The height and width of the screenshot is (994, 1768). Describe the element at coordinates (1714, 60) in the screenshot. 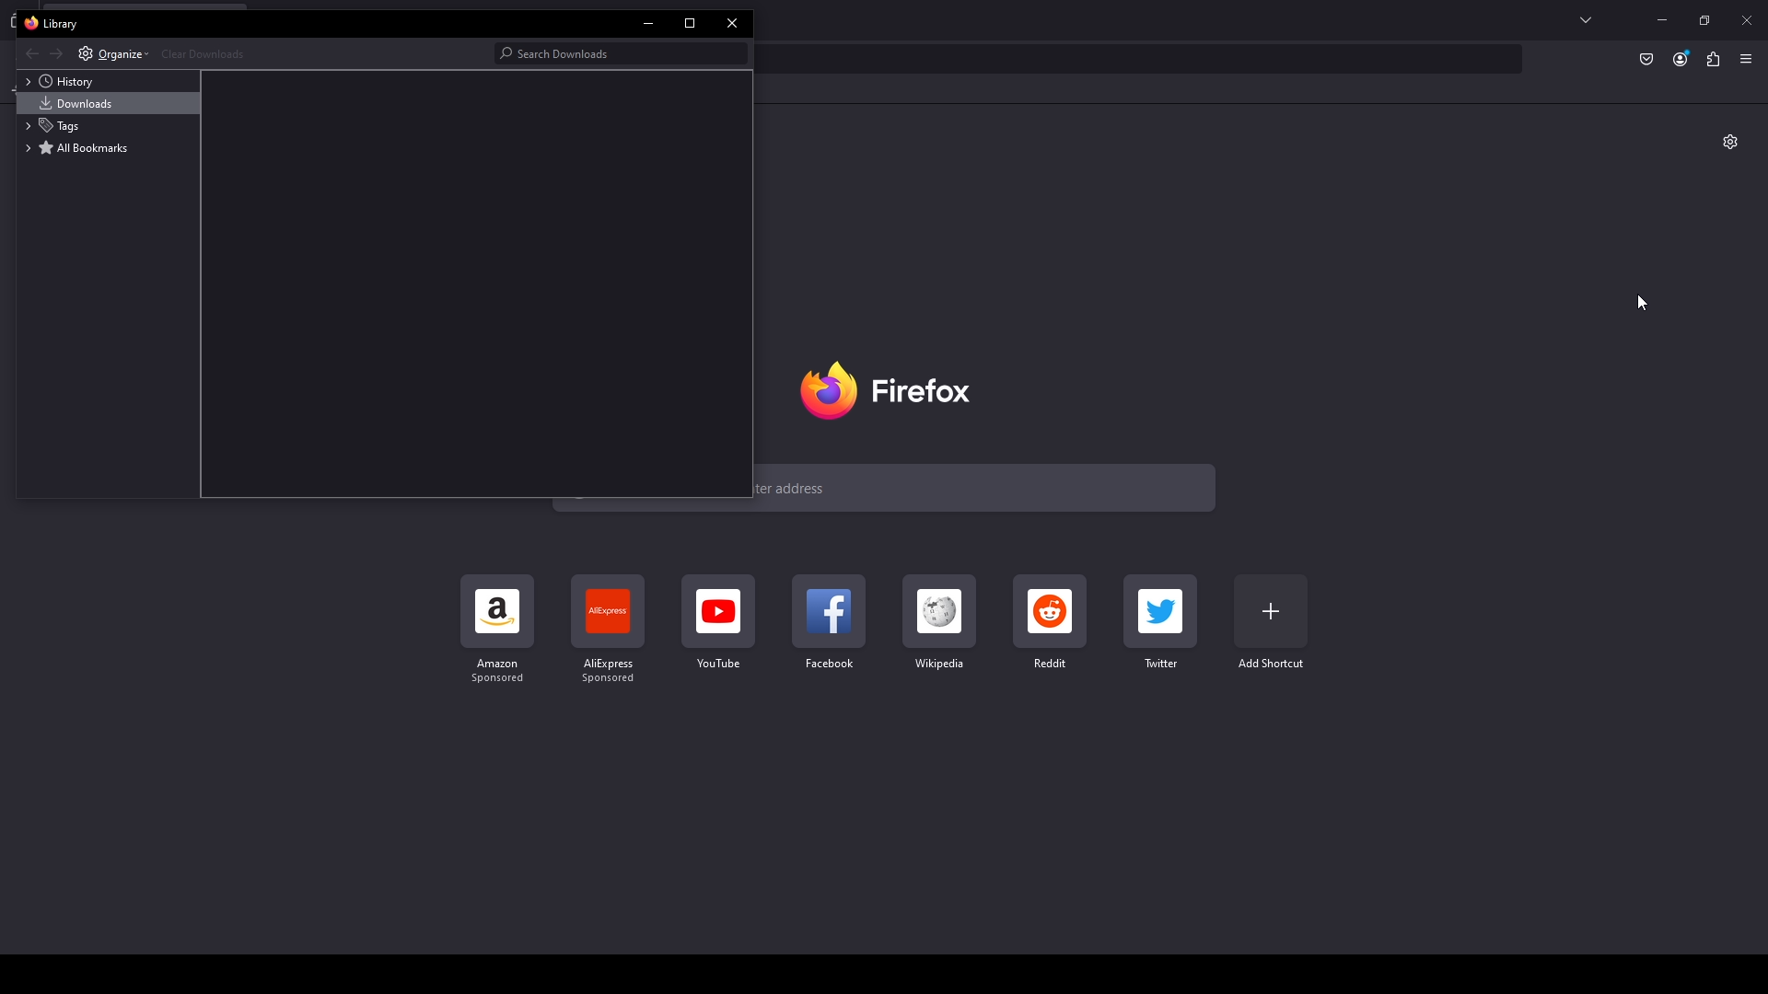

I see `Extensions` at that location.